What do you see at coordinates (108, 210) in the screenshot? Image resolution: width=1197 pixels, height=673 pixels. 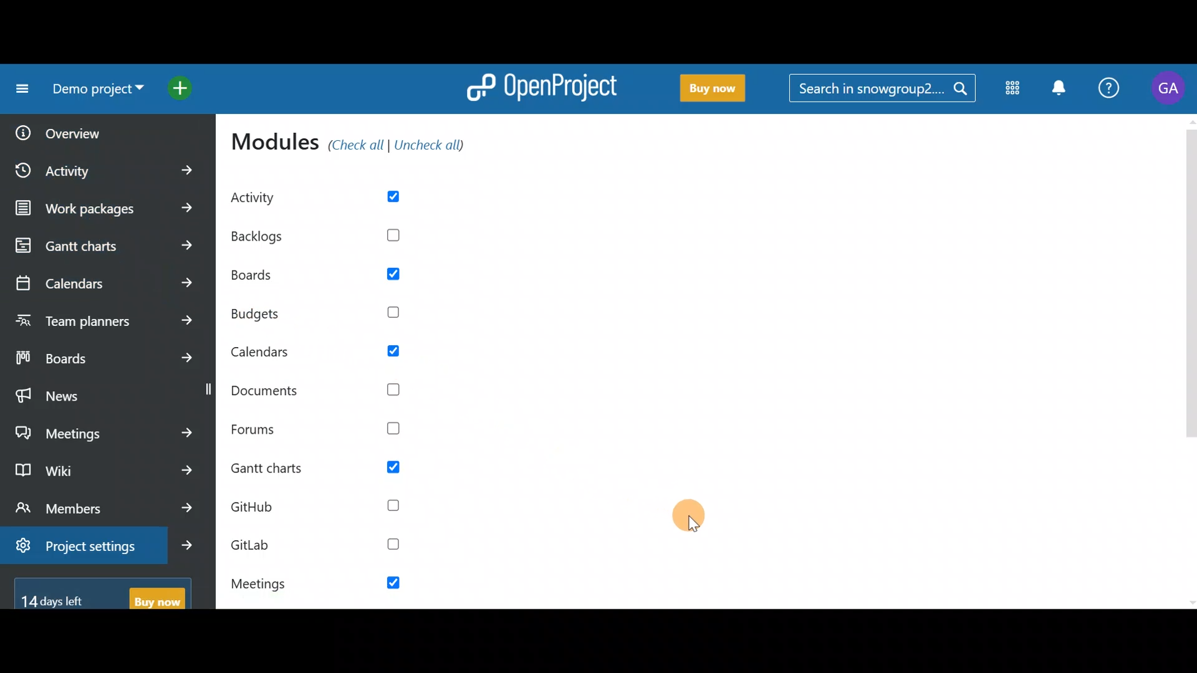 I see `work packages` at bounding box center [108, 210].